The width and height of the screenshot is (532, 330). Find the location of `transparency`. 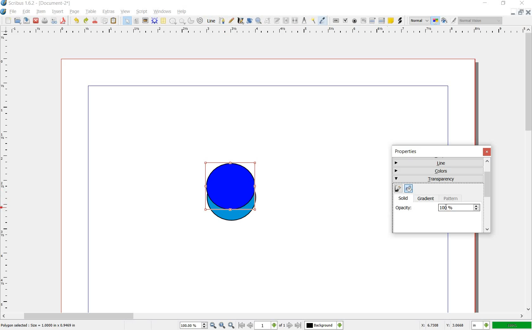

transparency is located at coordinates (438, 179).